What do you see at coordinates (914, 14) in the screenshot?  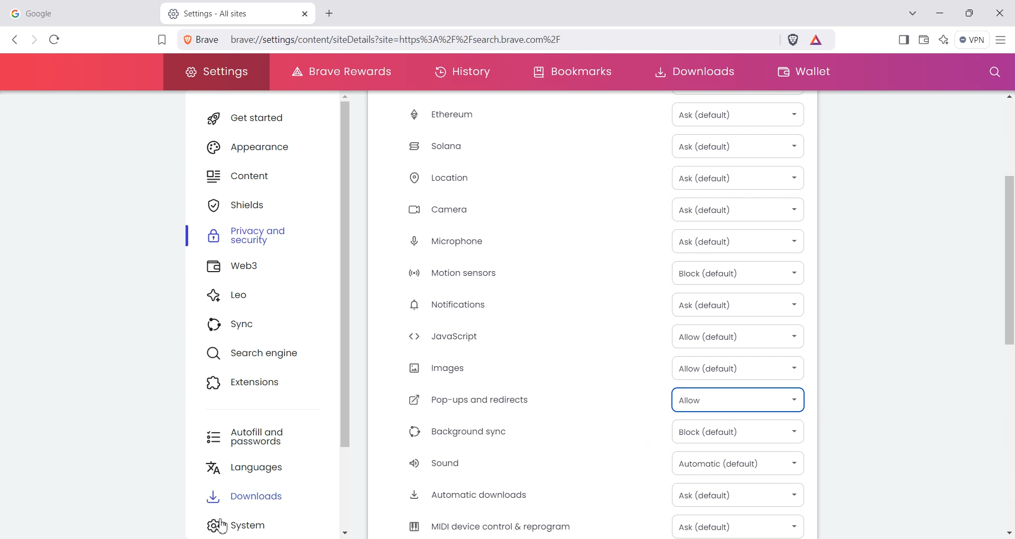 I see `Search tab` at bounding box center [914, 14].